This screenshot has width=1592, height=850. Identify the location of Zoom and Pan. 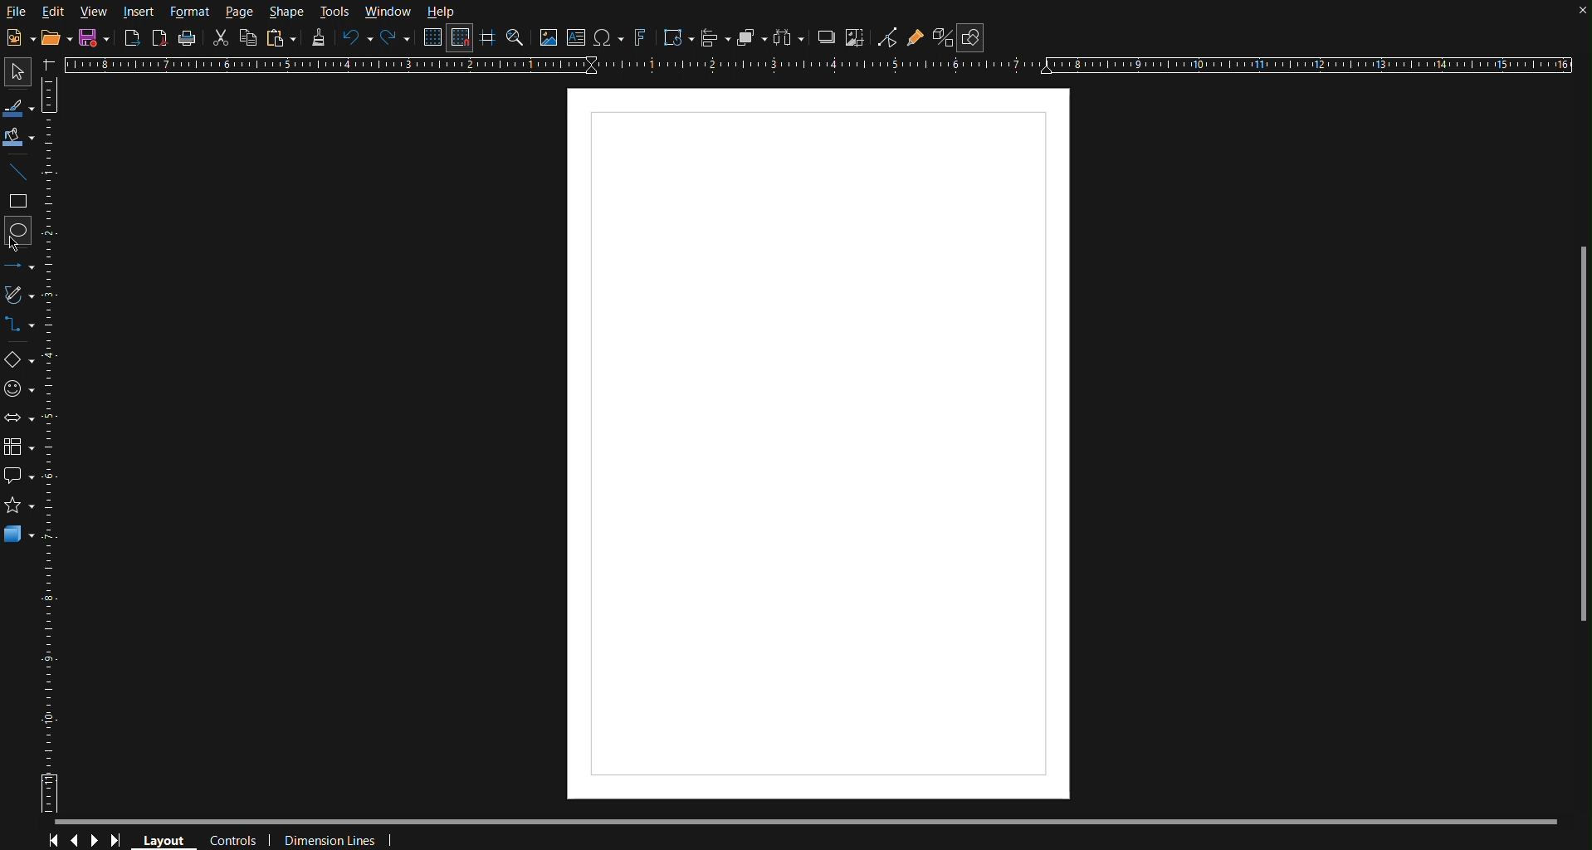
(515, 40).